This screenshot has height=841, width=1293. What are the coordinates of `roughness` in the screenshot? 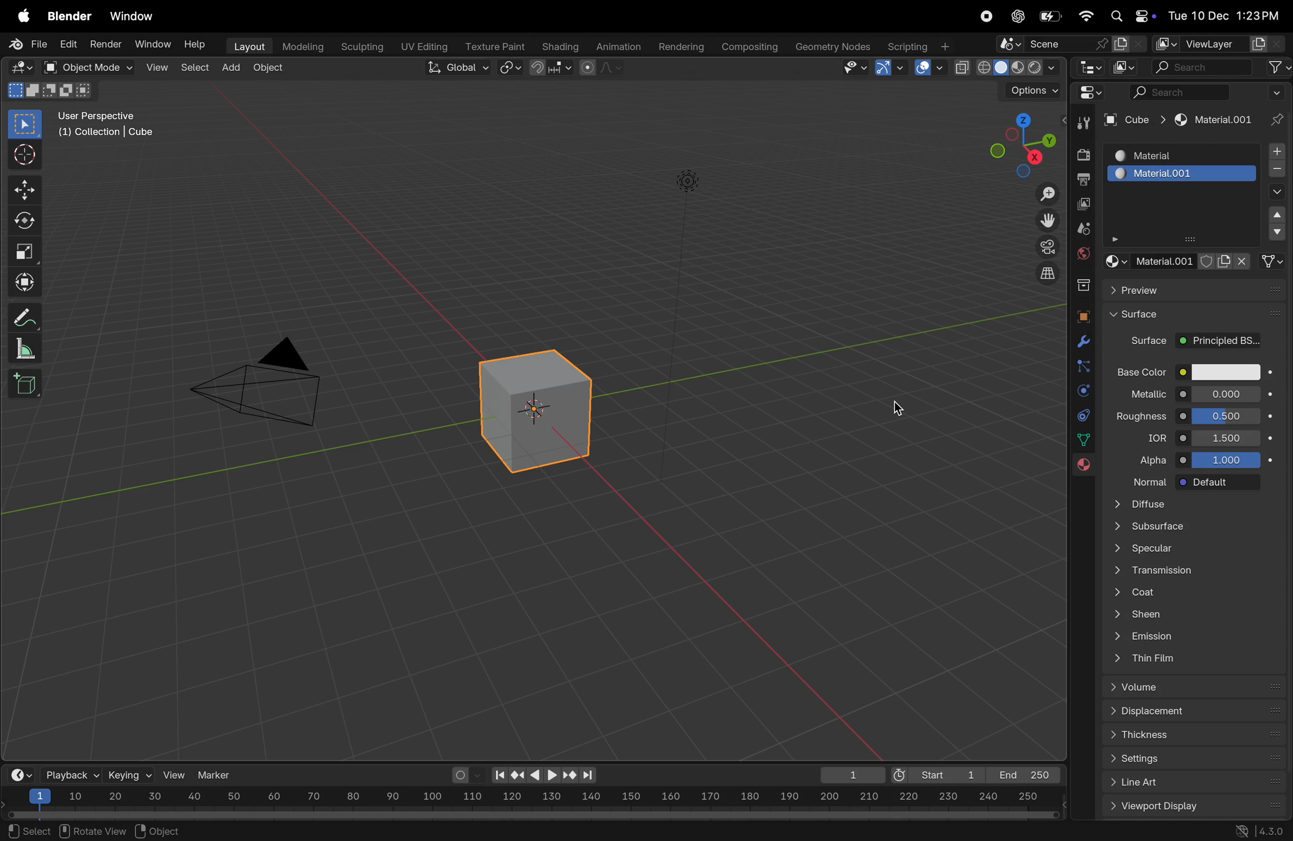 It's located at (1140, 414).